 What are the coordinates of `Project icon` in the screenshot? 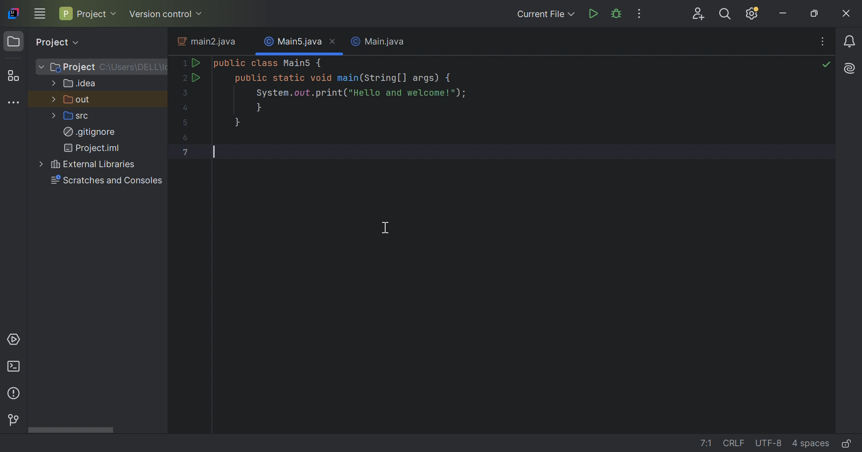 It's located at (13, 41).